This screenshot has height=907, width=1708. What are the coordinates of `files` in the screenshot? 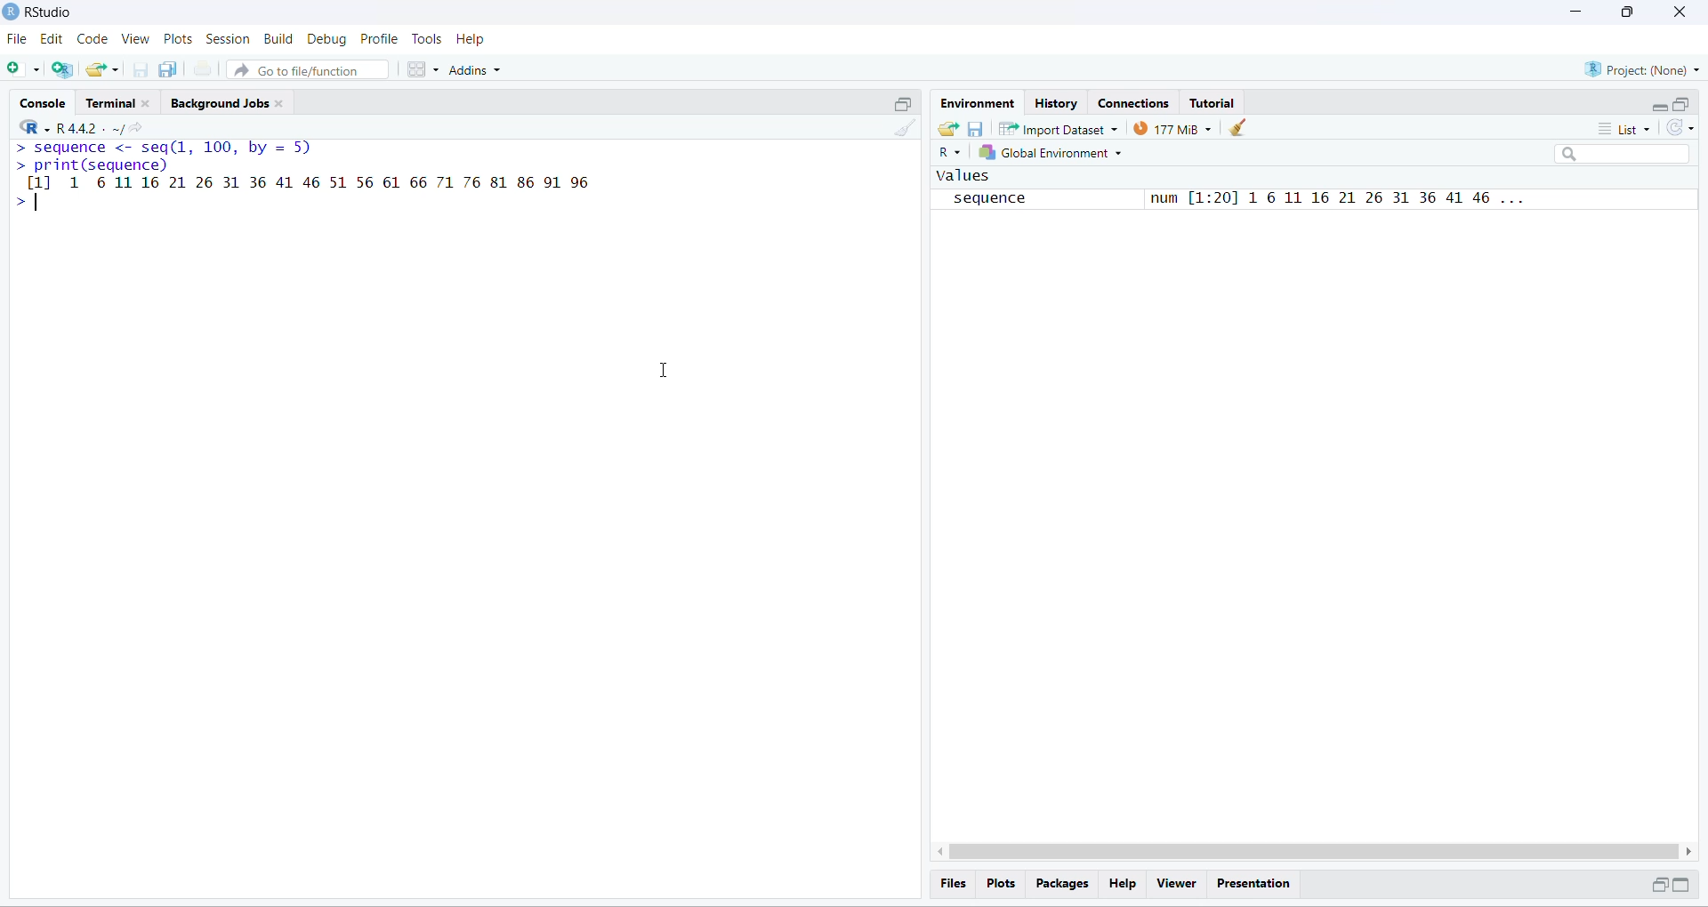 It's located at (955, 883).